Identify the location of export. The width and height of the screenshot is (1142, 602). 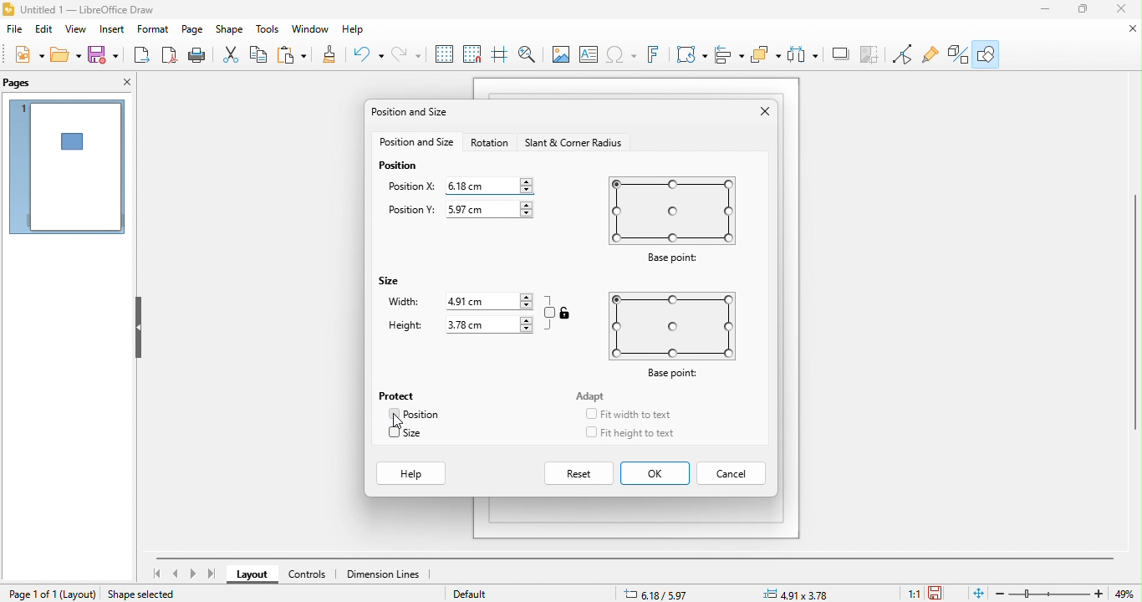
(140, 55).